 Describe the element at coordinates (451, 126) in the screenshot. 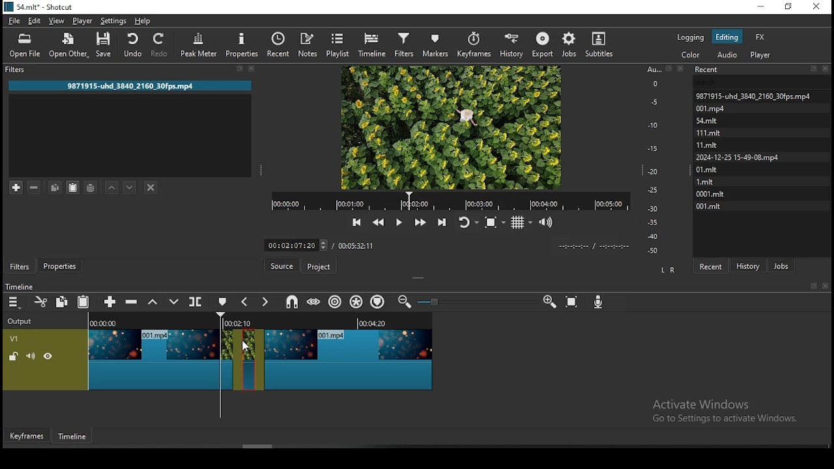

I see `preview` at that location.